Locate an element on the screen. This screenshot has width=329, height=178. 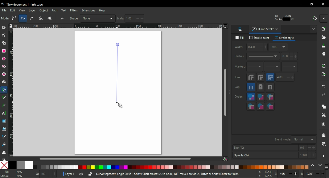
rectangle tool is located at coordinates (4, 51).